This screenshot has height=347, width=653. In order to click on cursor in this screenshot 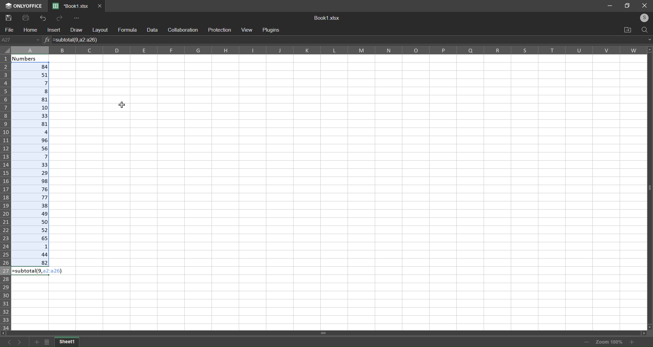, I will do `click(122, 104)`.